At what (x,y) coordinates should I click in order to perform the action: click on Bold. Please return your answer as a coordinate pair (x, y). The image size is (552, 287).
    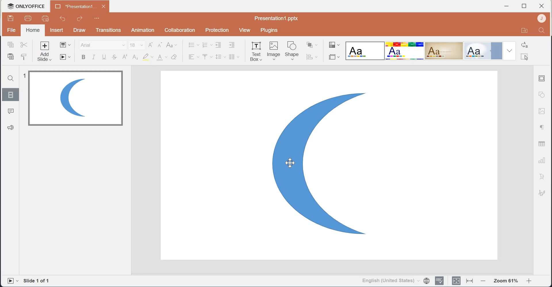
    Looking at the image, I should click on (84, 57).